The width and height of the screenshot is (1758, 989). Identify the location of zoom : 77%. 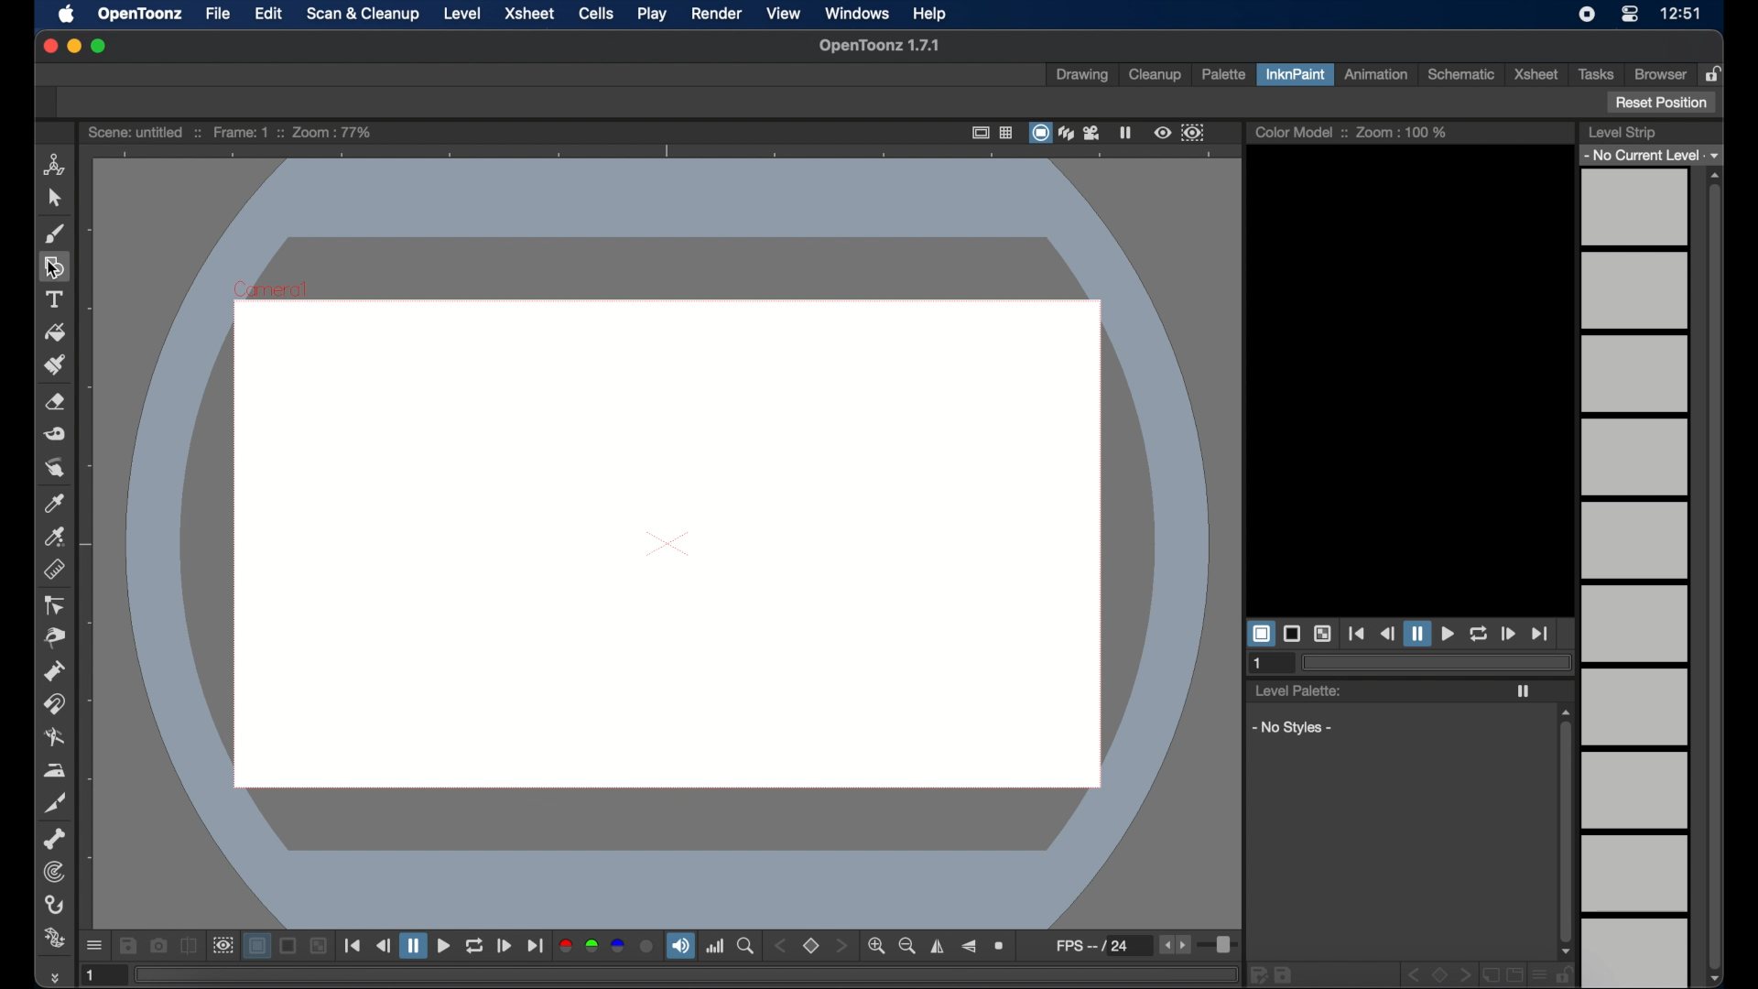
(333, 132).